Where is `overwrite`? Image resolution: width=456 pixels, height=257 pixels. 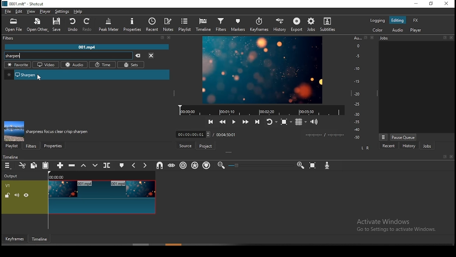
overwrite is located at coordinates (96, 165).